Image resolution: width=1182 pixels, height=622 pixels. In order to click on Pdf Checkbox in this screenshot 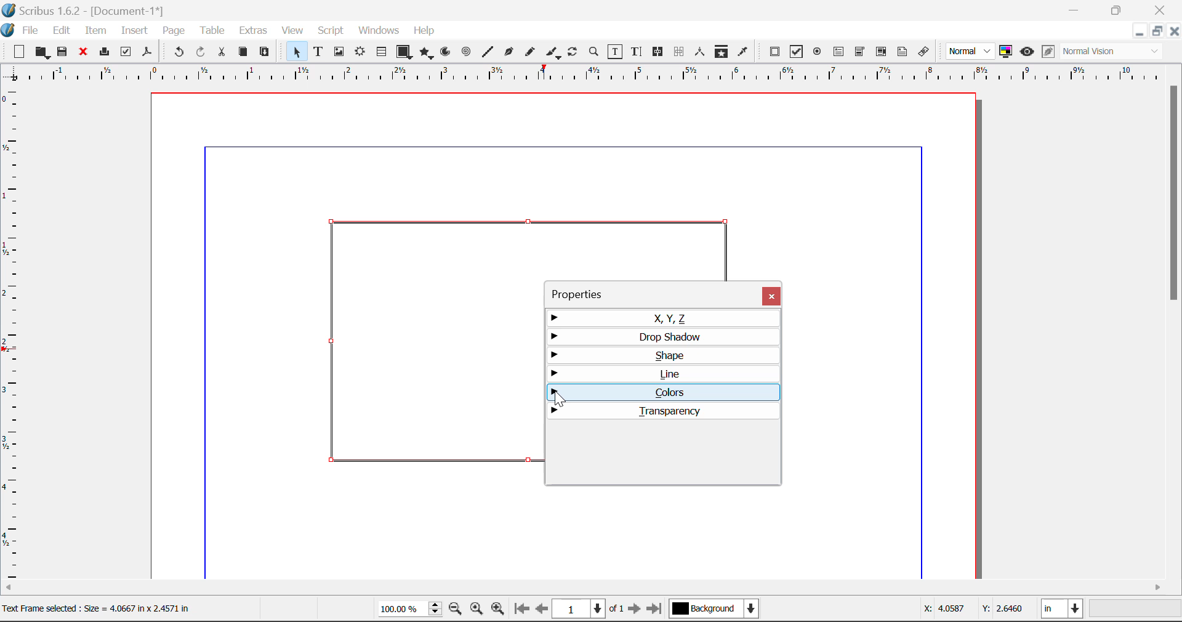, I will do `click(797, 52)`.